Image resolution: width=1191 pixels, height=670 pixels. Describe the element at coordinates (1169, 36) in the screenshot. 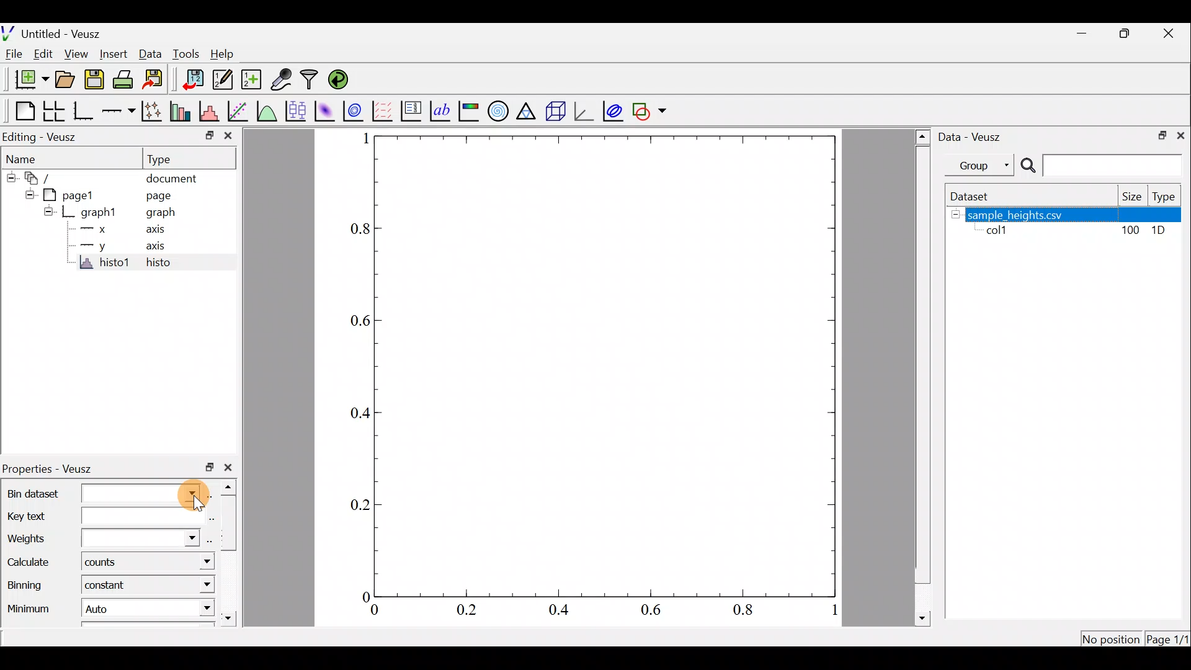

I see `close` at that location.